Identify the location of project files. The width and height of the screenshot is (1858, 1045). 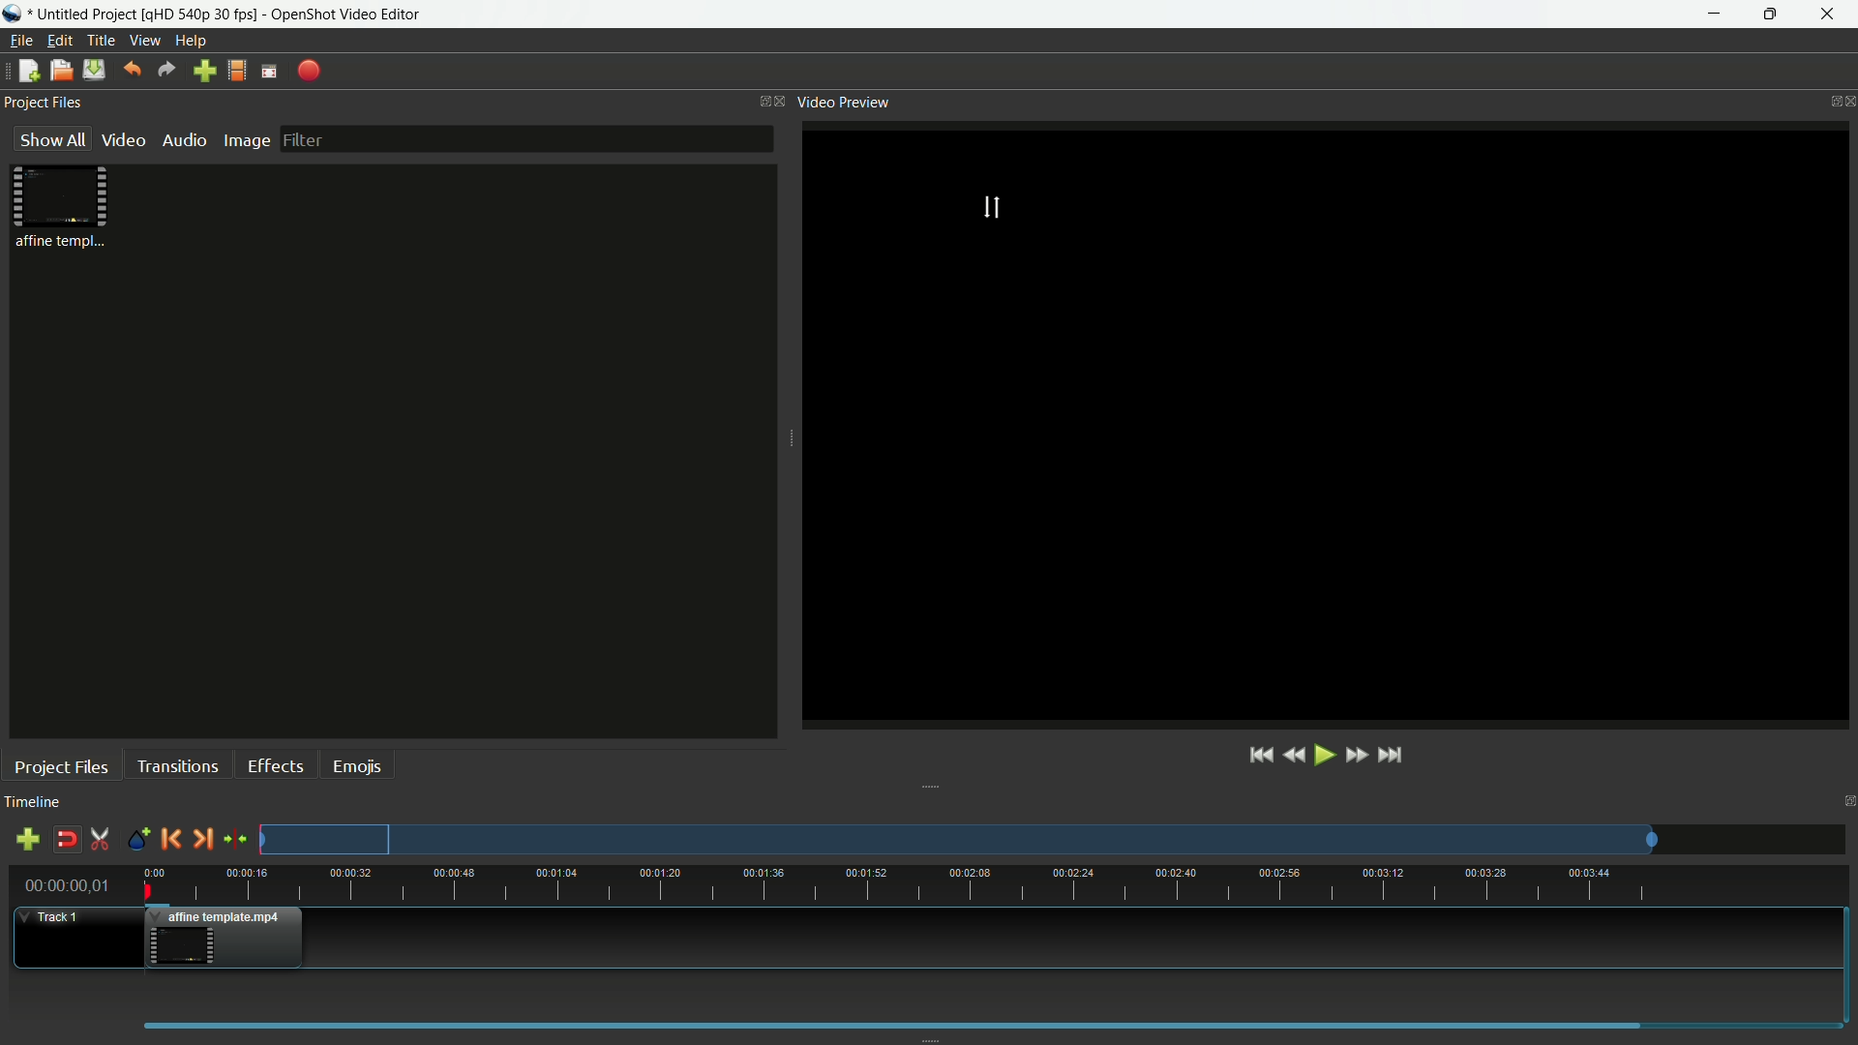
(44, 103).